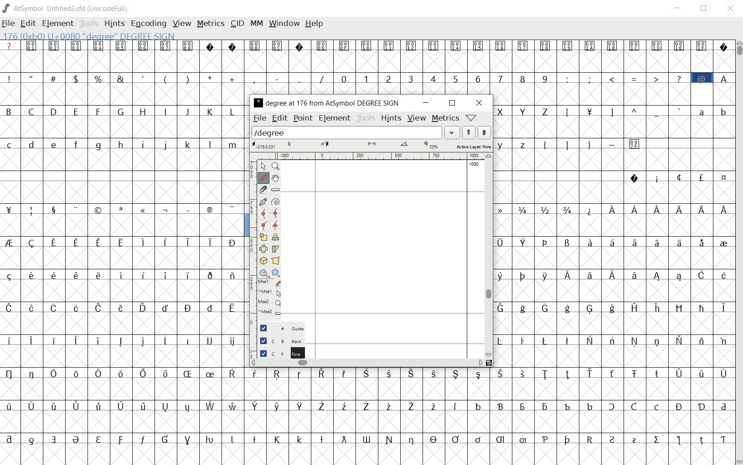 The height and width of the screenshot is (465, 743). What do you see at coordinates (445, 119) in the screenshot?
I see `metrics` at bounding box center [445, 119].